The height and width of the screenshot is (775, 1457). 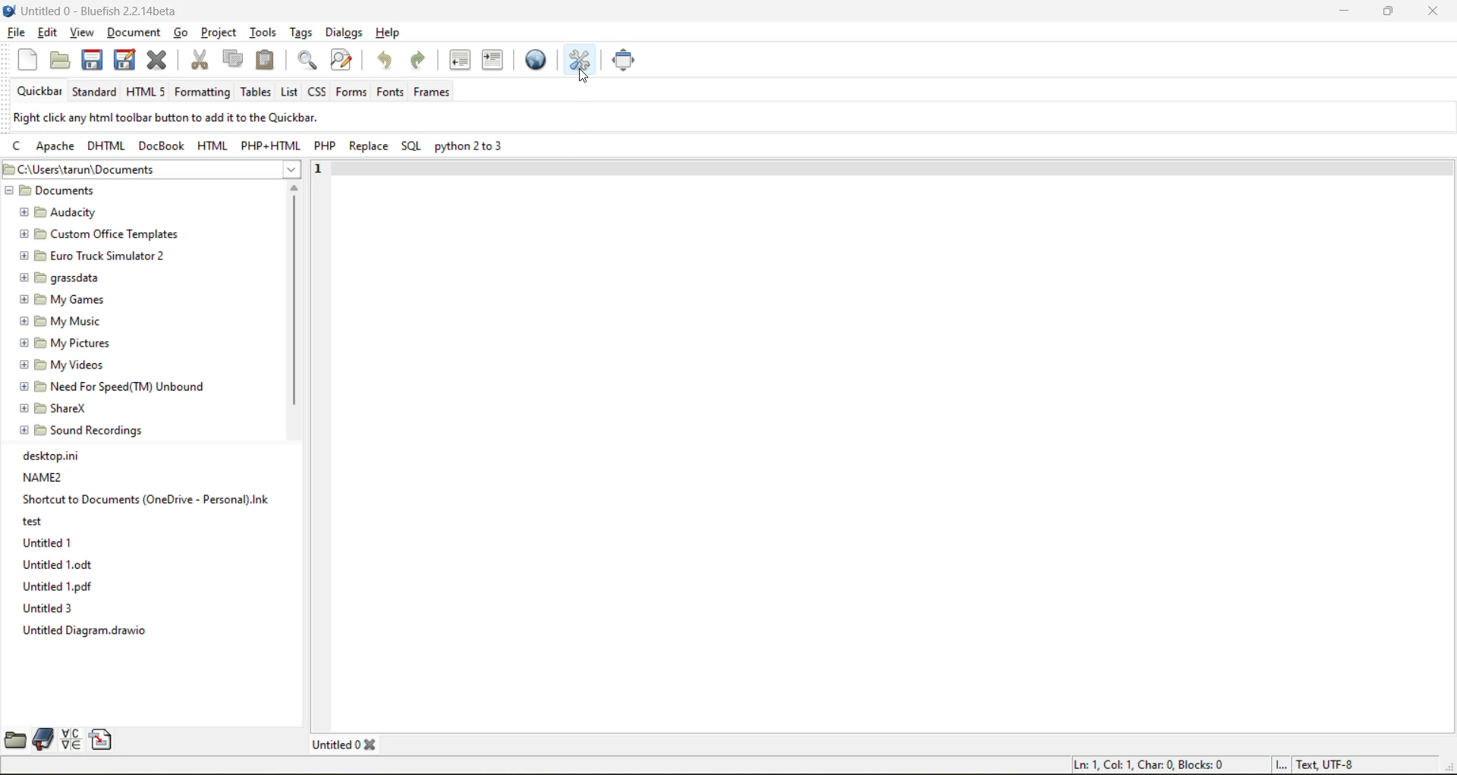 What do you see at coordinates (62, 211) in the screenshot?
I see `BE Audacity` at bounding box center [62, 211].